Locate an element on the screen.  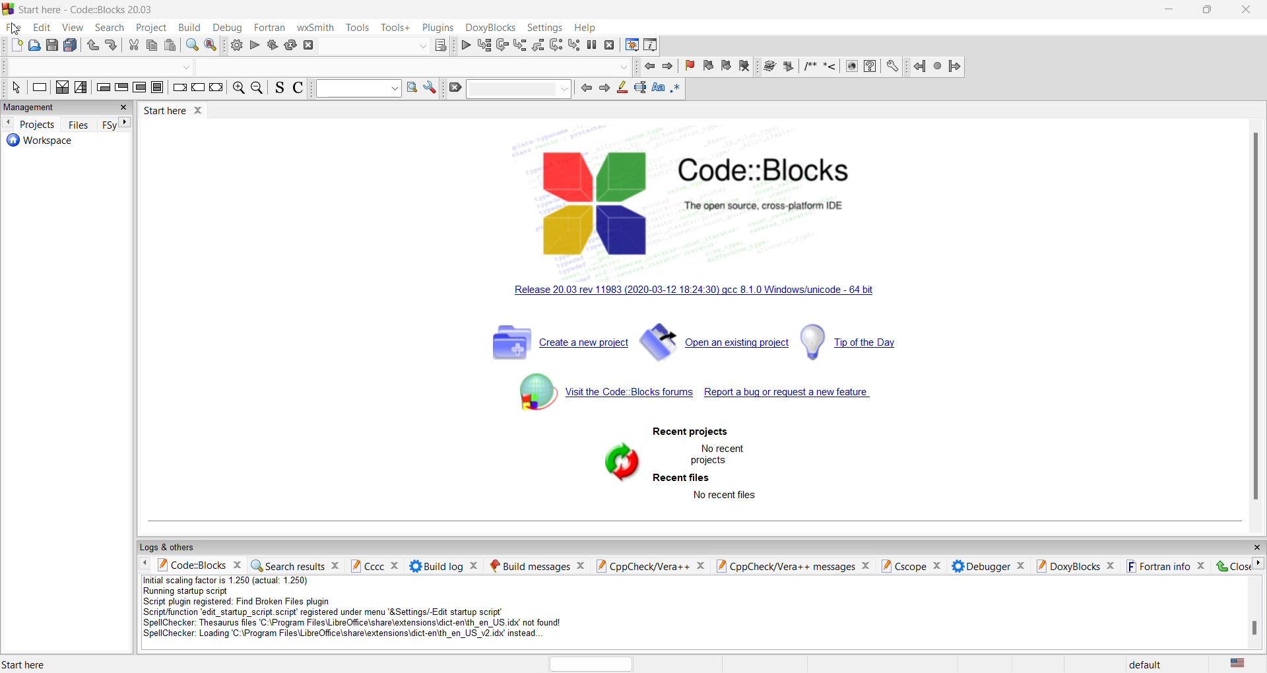
edit is located at coordinates (42, 28).